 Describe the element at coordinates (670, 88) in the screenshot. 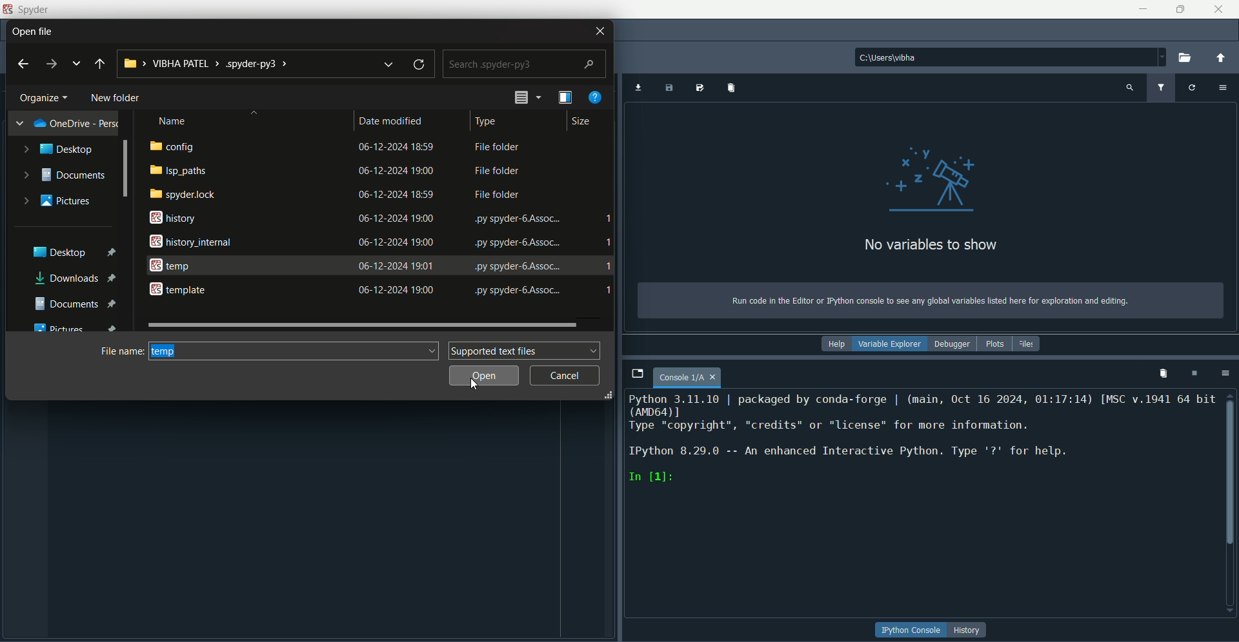

I see `save data` at that location.